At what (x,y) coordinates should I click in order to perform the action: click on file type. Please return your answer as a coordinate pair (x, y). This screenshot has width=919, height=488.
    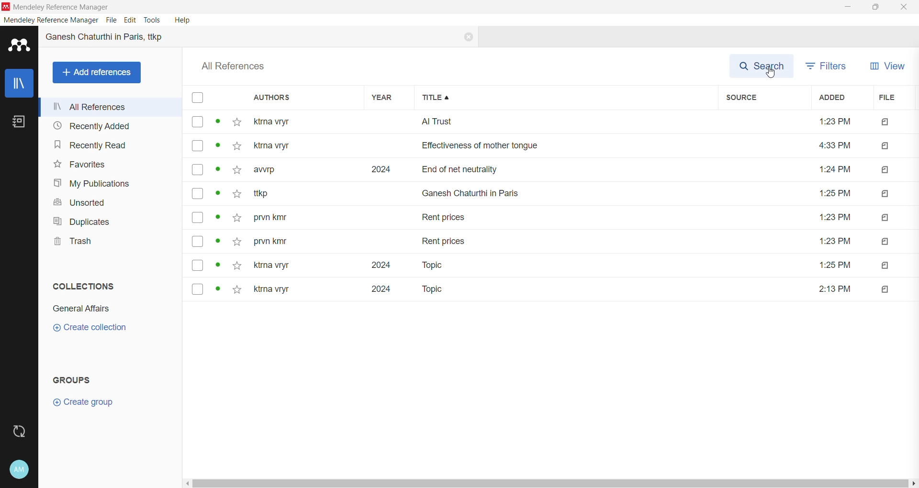
    Looking at the image, I should click on (884, 146).